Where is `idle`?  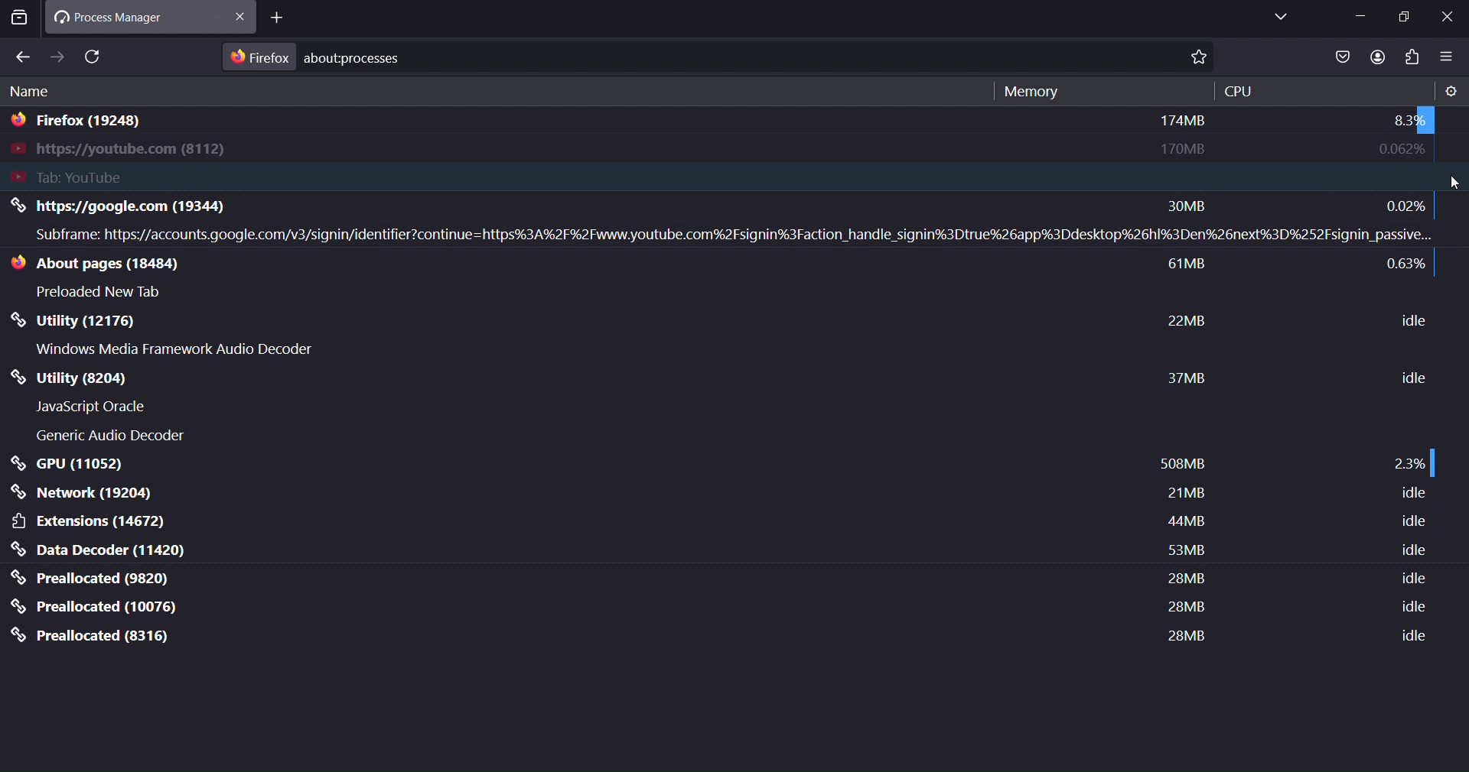
idle is located at coordinates (1406, 318).